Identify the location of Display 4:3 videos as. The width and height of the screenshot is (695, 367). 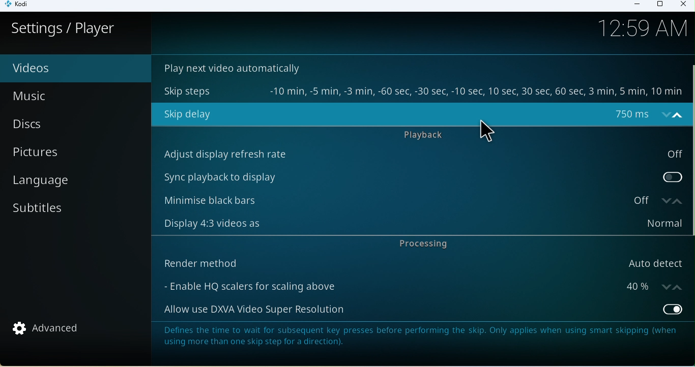
(418, 225).